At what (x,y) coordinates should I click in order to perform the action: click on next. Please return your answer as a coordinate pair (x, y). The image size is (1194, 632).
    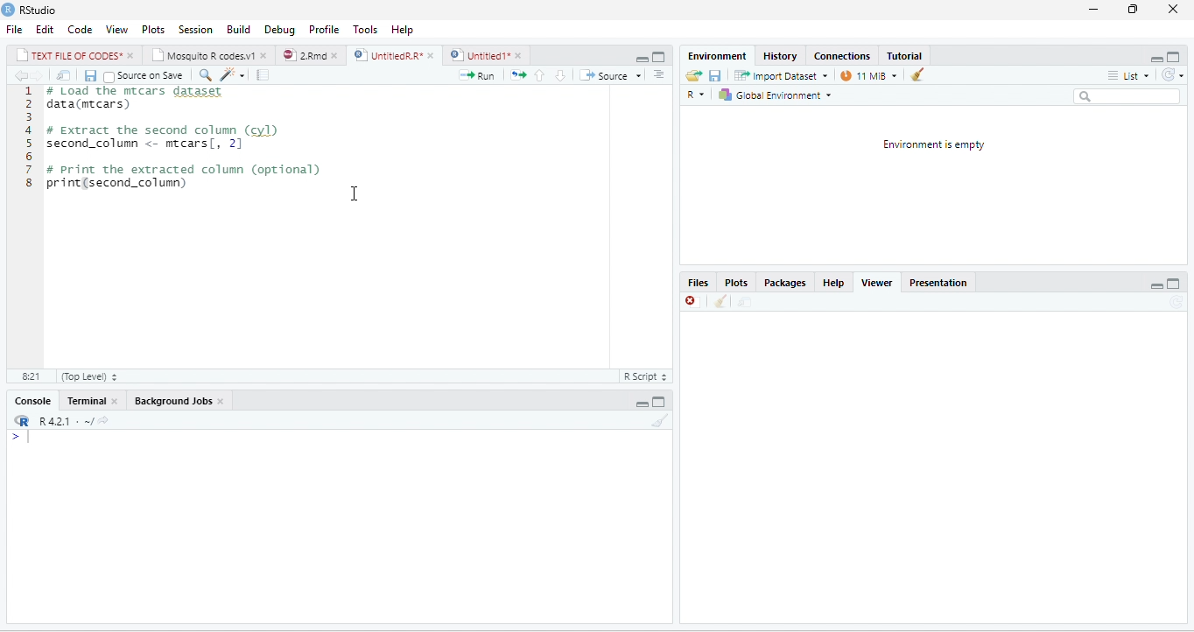
    Looking at the image, I should click on (40, 76).